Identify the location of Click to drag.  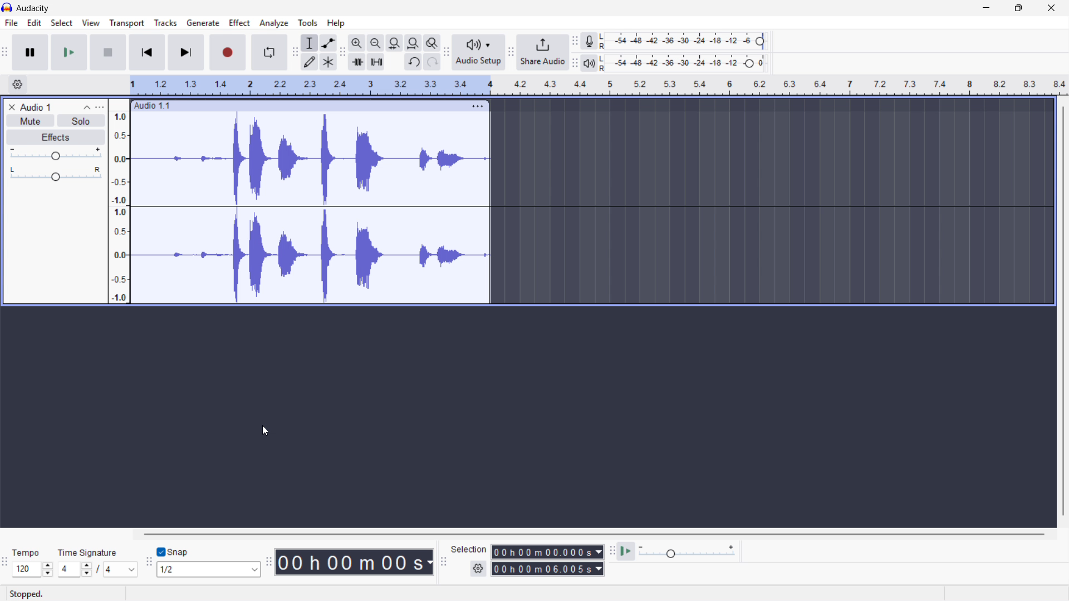
(299, 105).